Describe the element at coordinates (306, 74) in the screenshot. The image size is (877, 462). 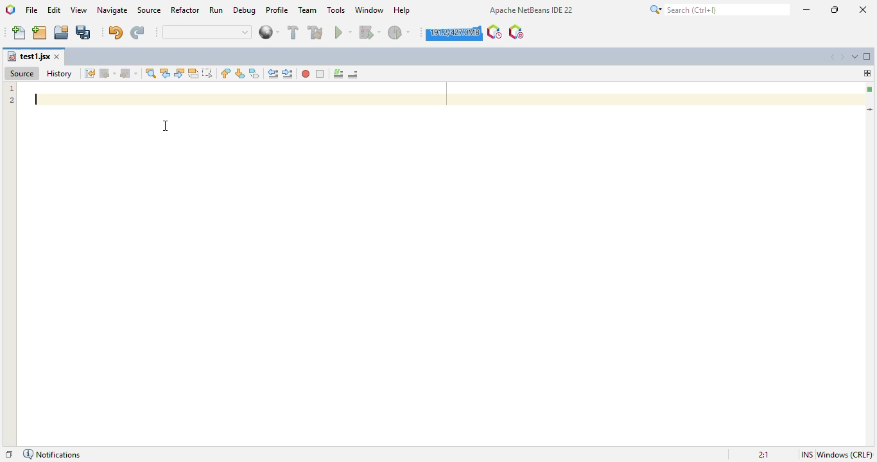
I see `start macro reading` at that location.